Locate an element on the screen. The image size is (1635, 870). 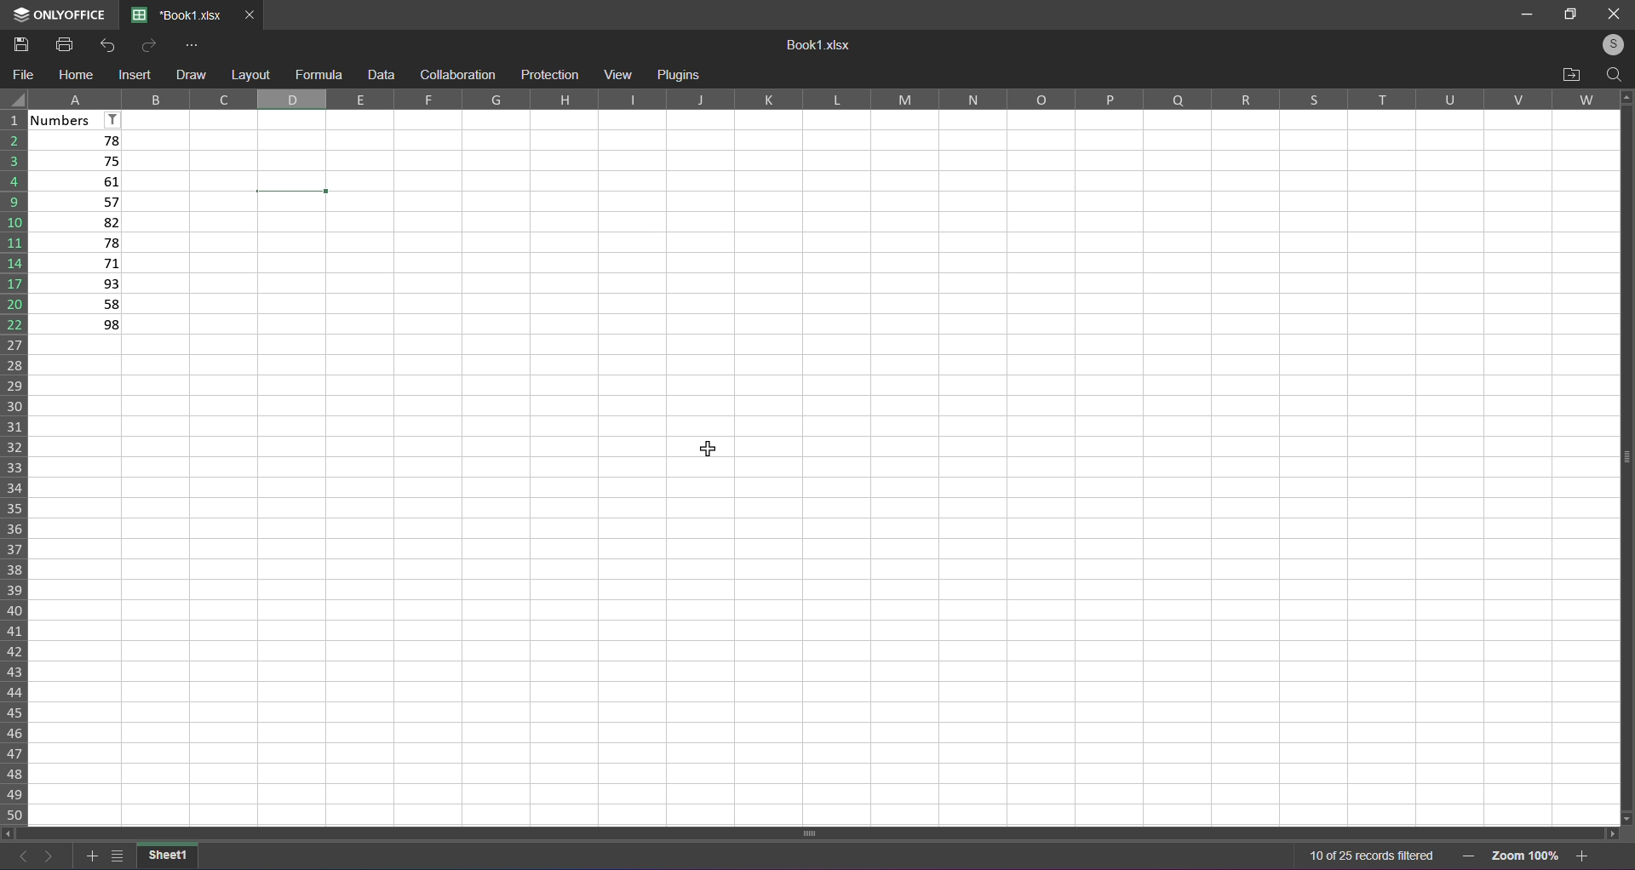
Move left is located at coordinates (9, 833).